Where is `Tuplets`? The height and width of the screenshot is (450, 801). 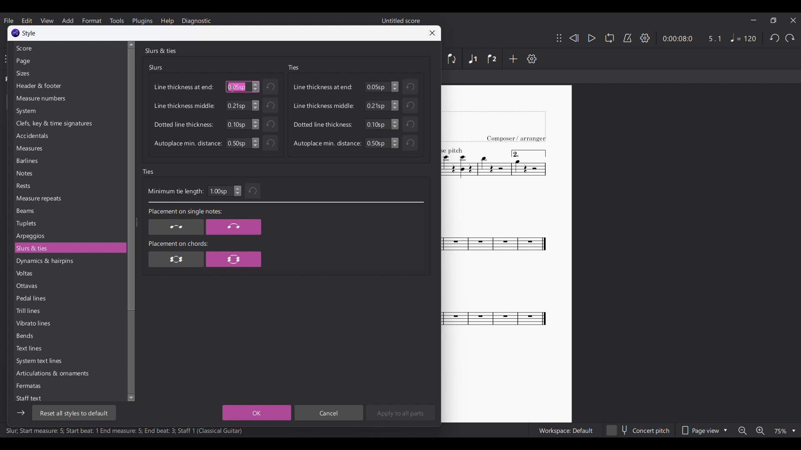 Tuplets is located at coordinates (68, 223).